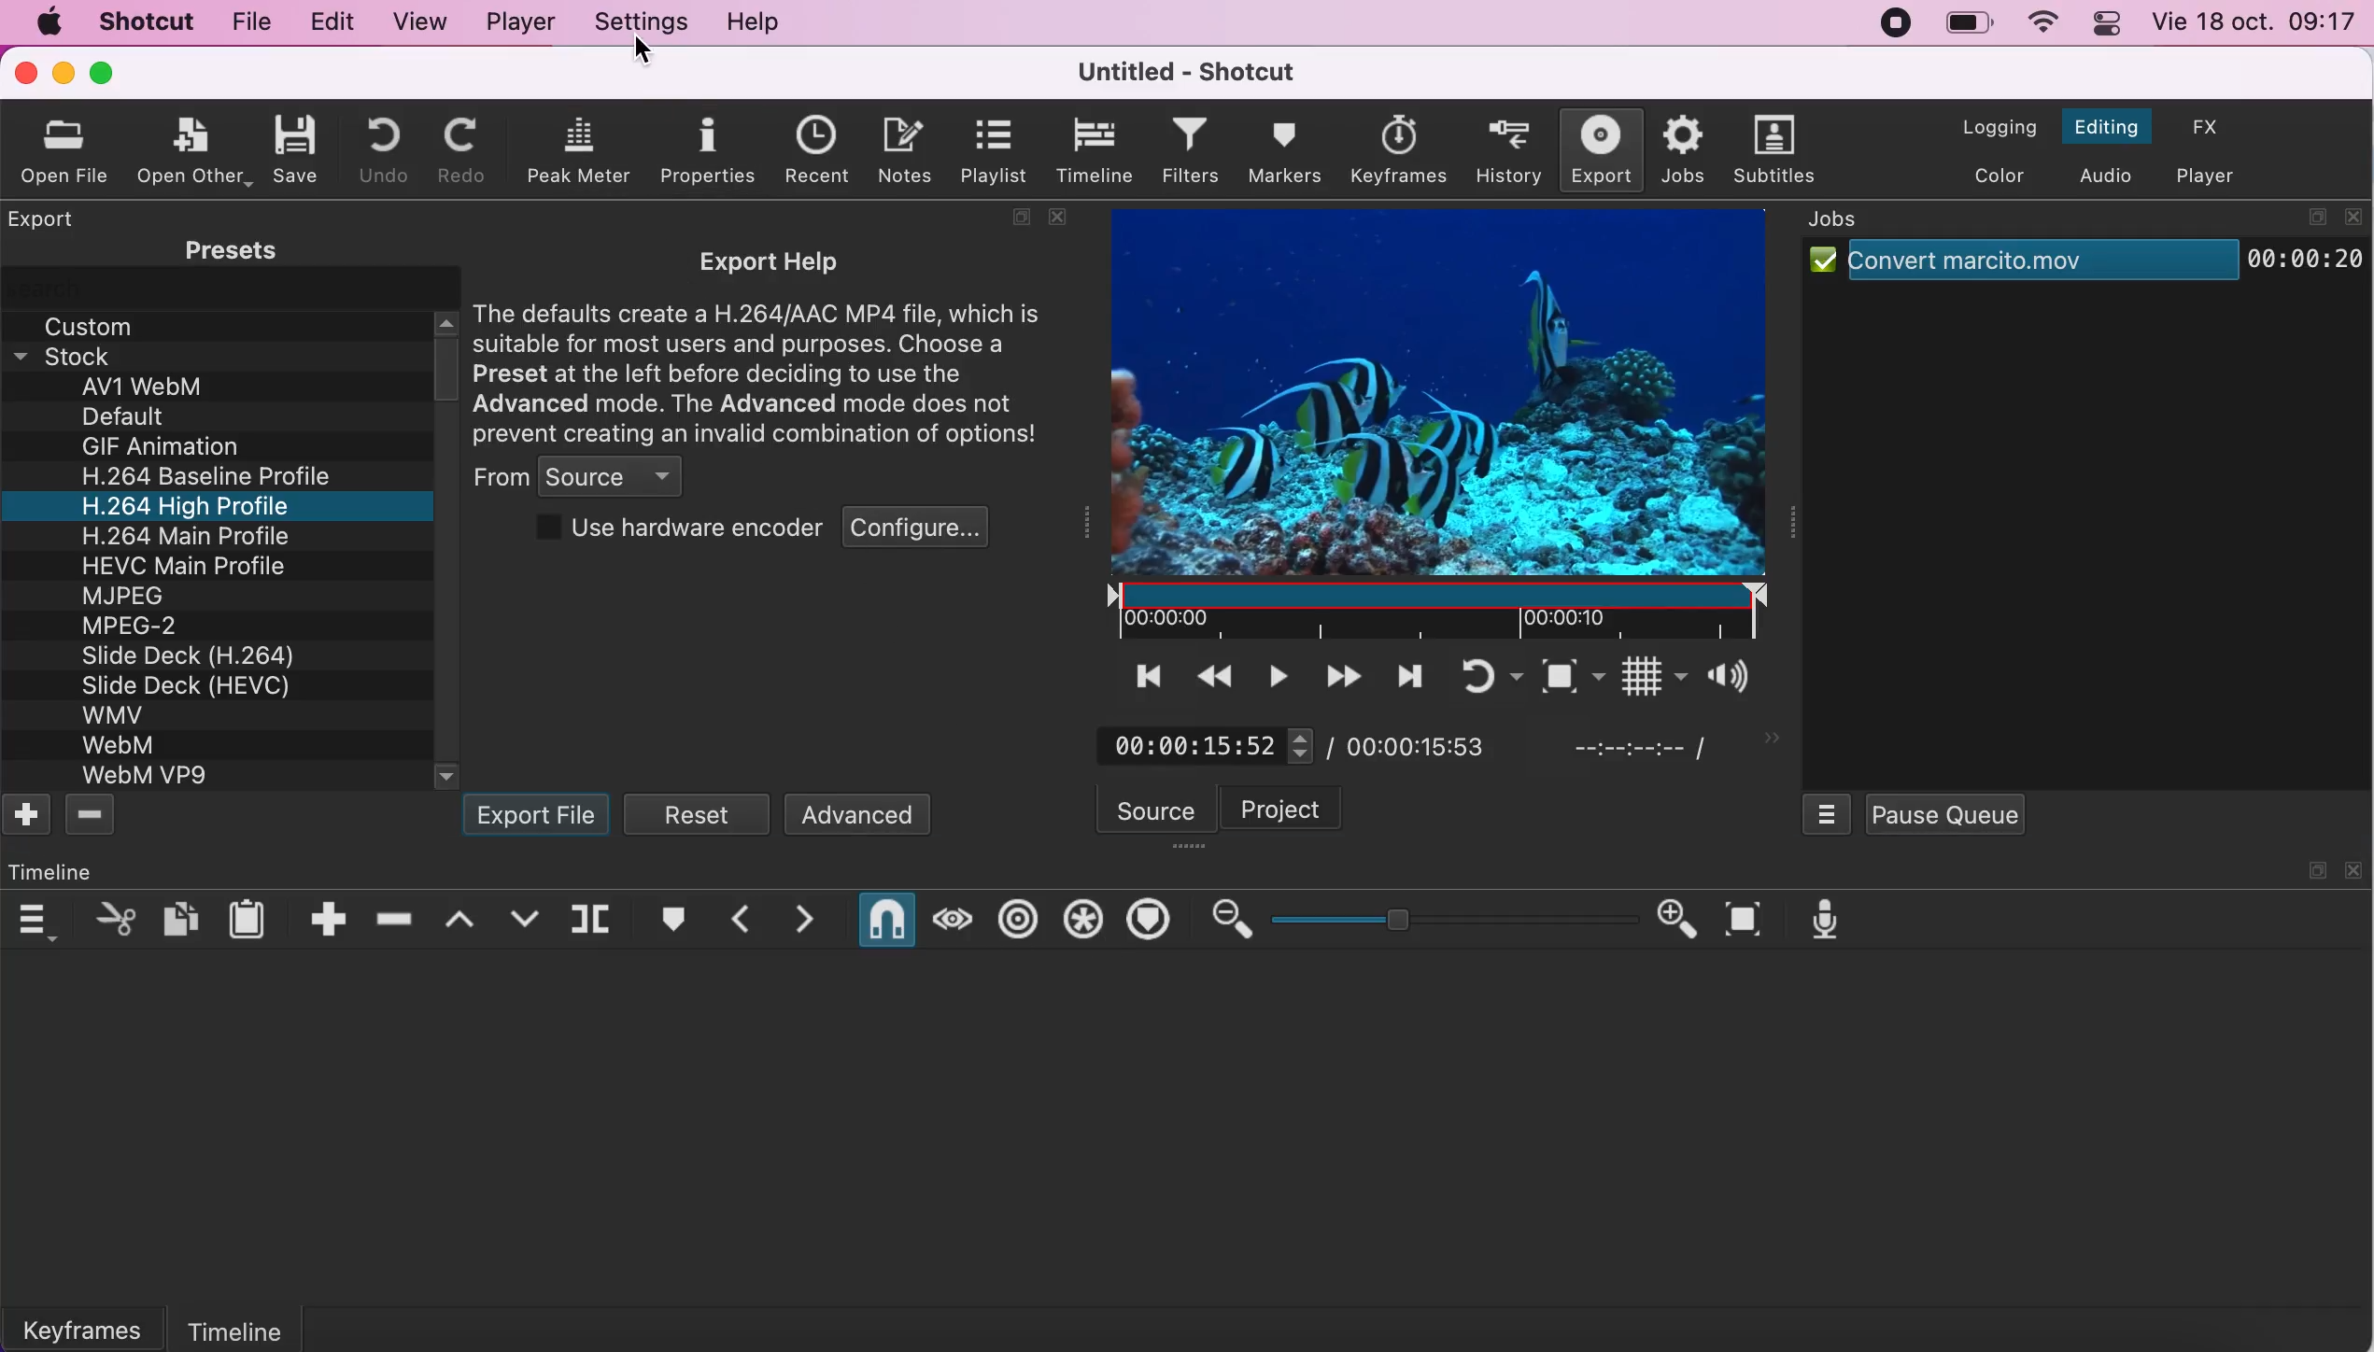 This screenshot has height=1352, width=2374. Describe the element at coordinates (2104, 129) in the screenshot. I see `switch to the editing layout` at that location.